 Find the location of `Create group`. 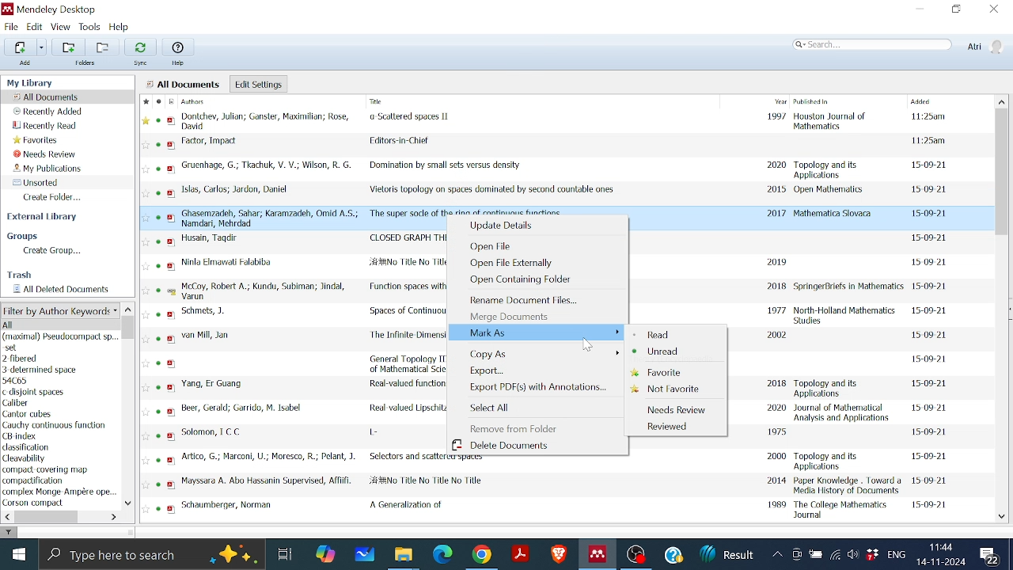

Create group is located at coordinates (50, 252).